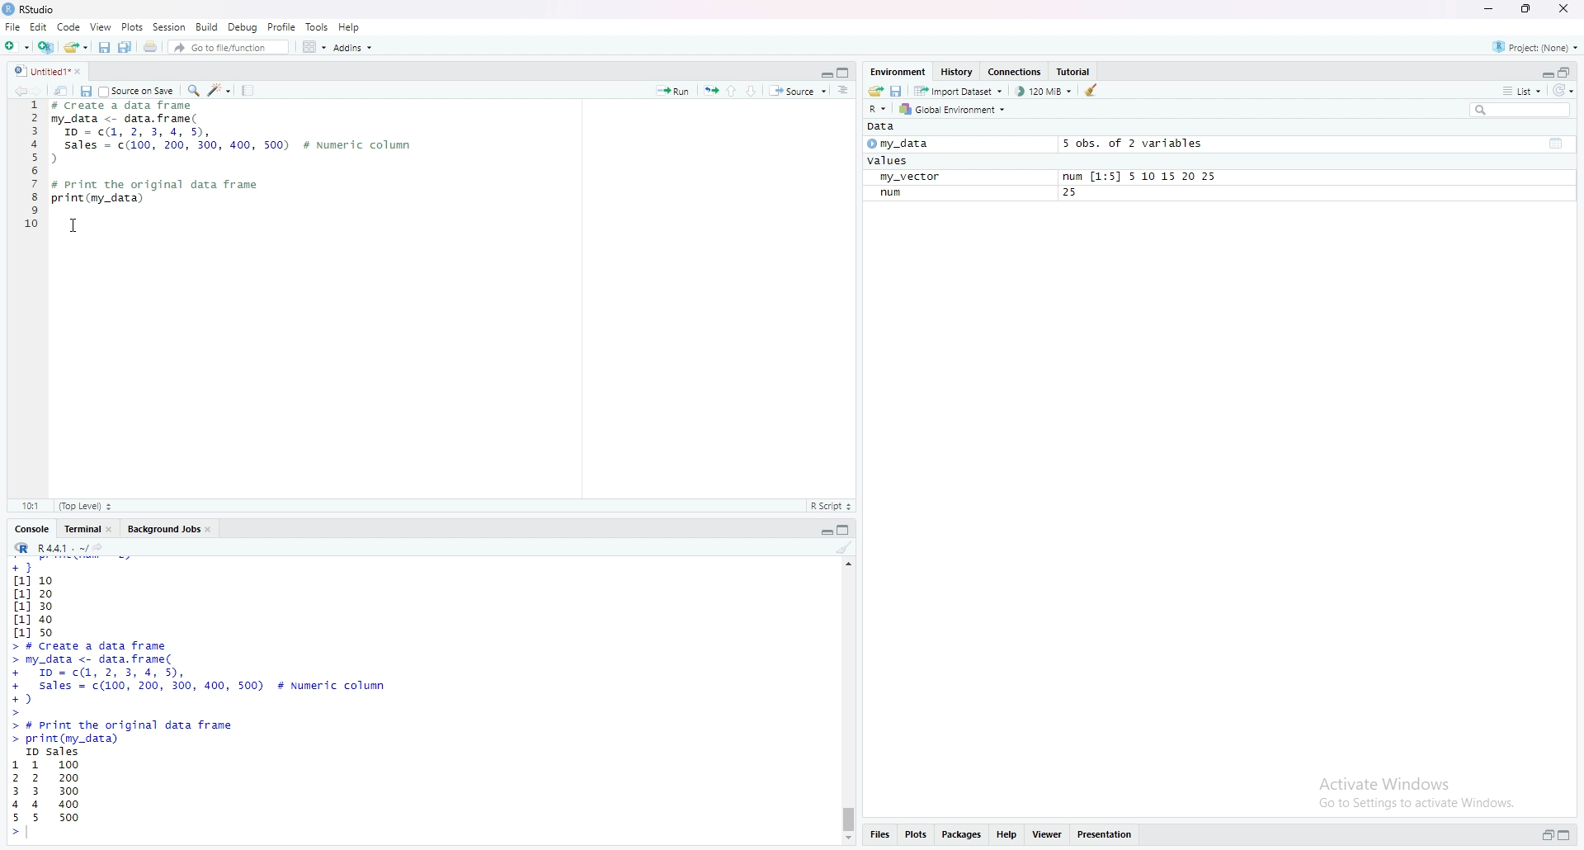 The height and width of the screenshot is (850, 1584). I want to click on sales and ID data frame, so click(234, 141).